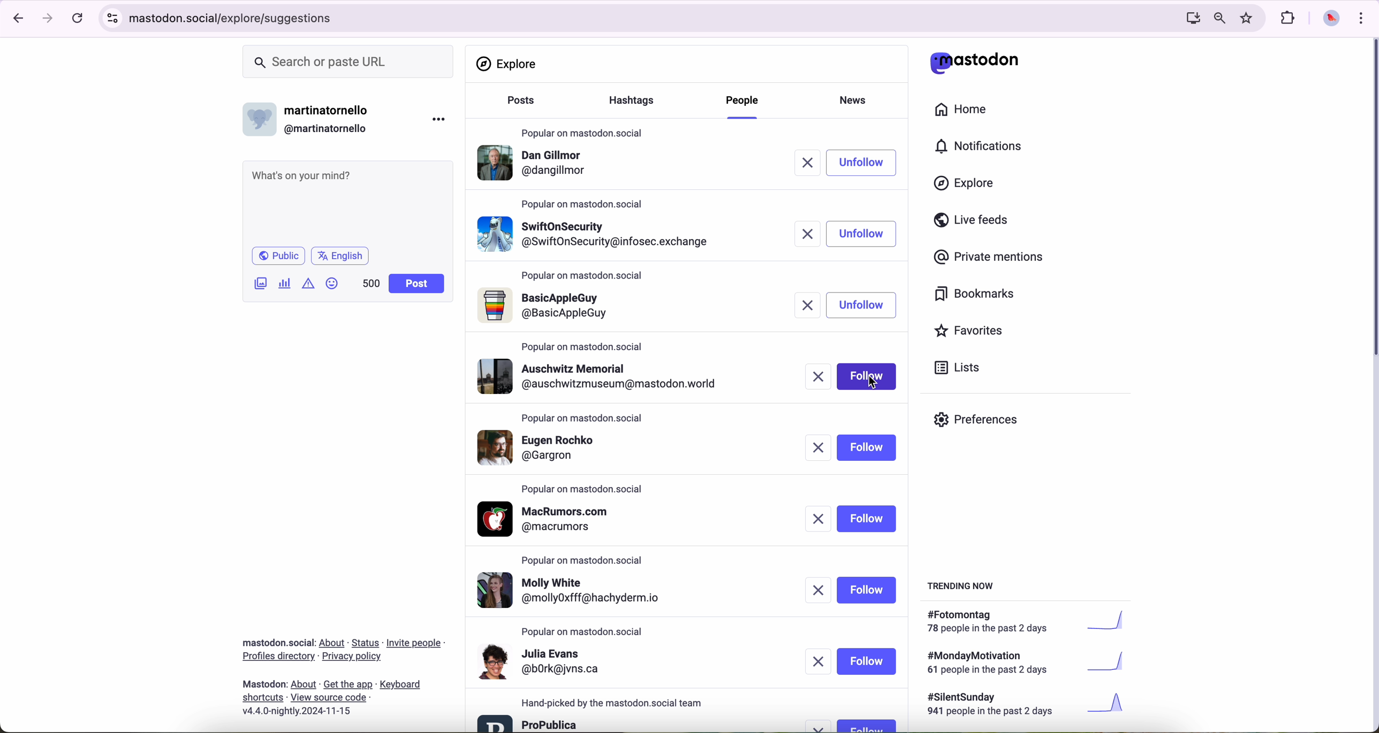 This screenshot has width=1379, height=733. What do you see at coordinates (529, 722) in the screenshot?
I see `profile` at bounding box center [529, 722].